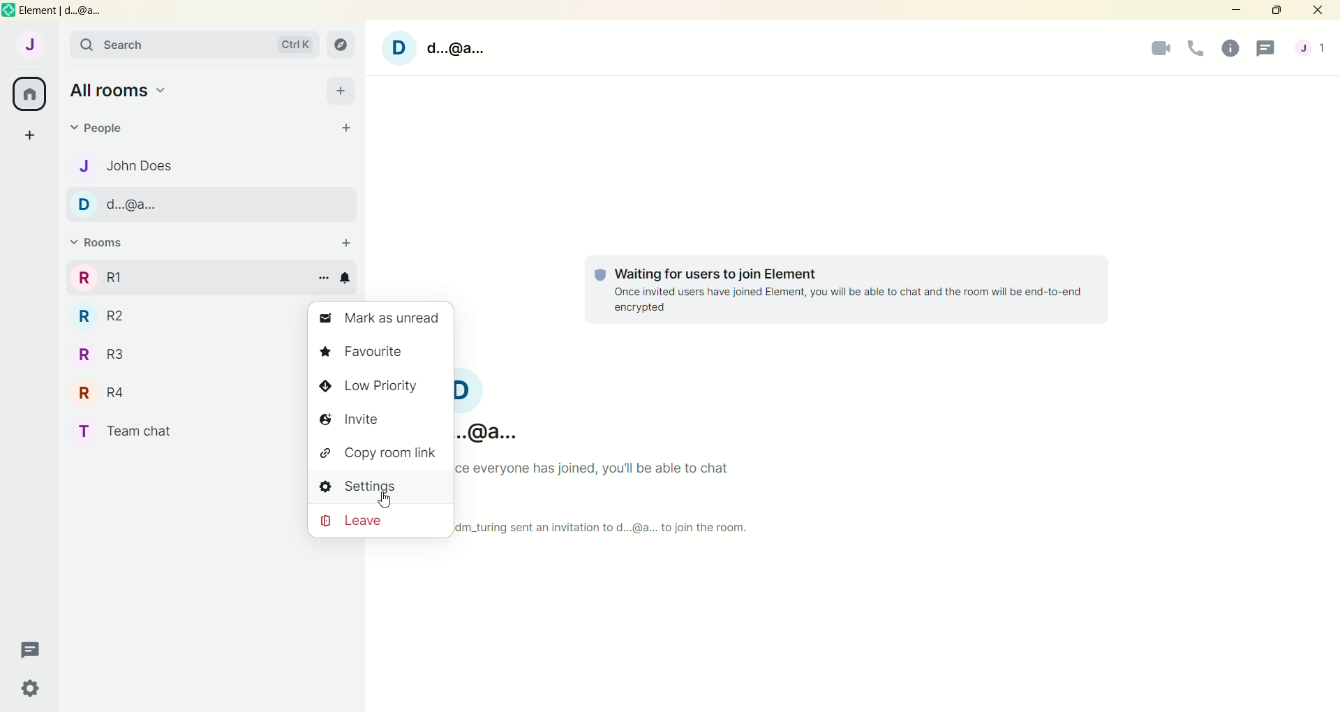  I want to click on room info, so click(1228, 47).